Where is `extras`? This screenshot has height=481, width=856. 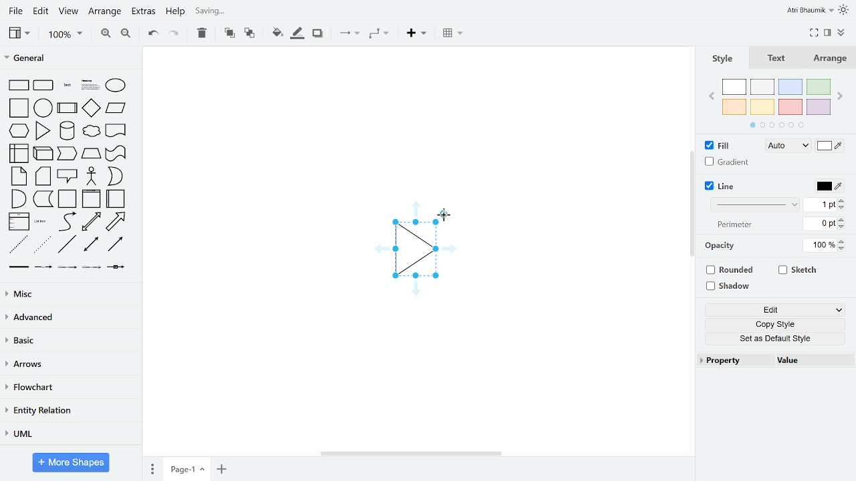
extras is located at coordinates (143, 12).